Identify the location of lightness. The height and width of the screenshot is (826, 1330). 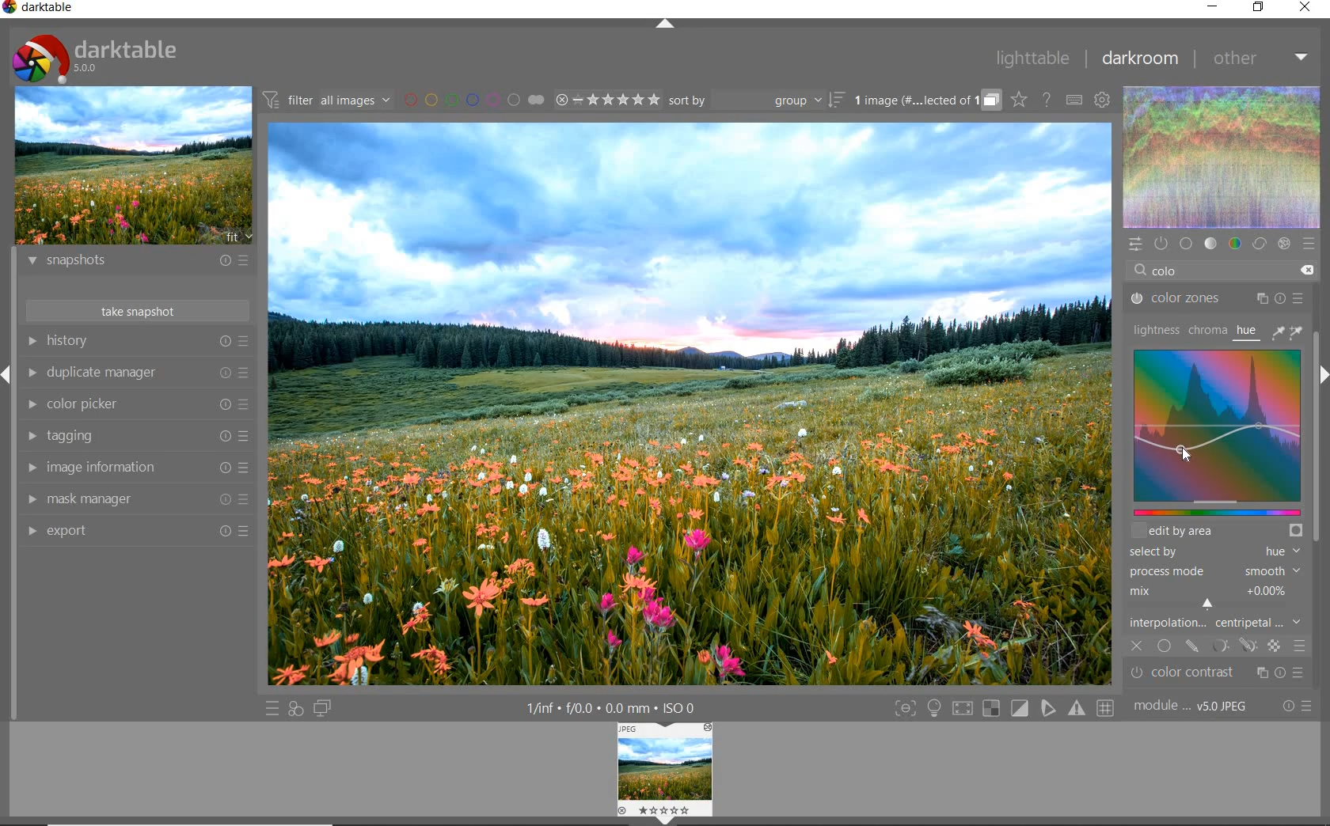
(1156, 329).